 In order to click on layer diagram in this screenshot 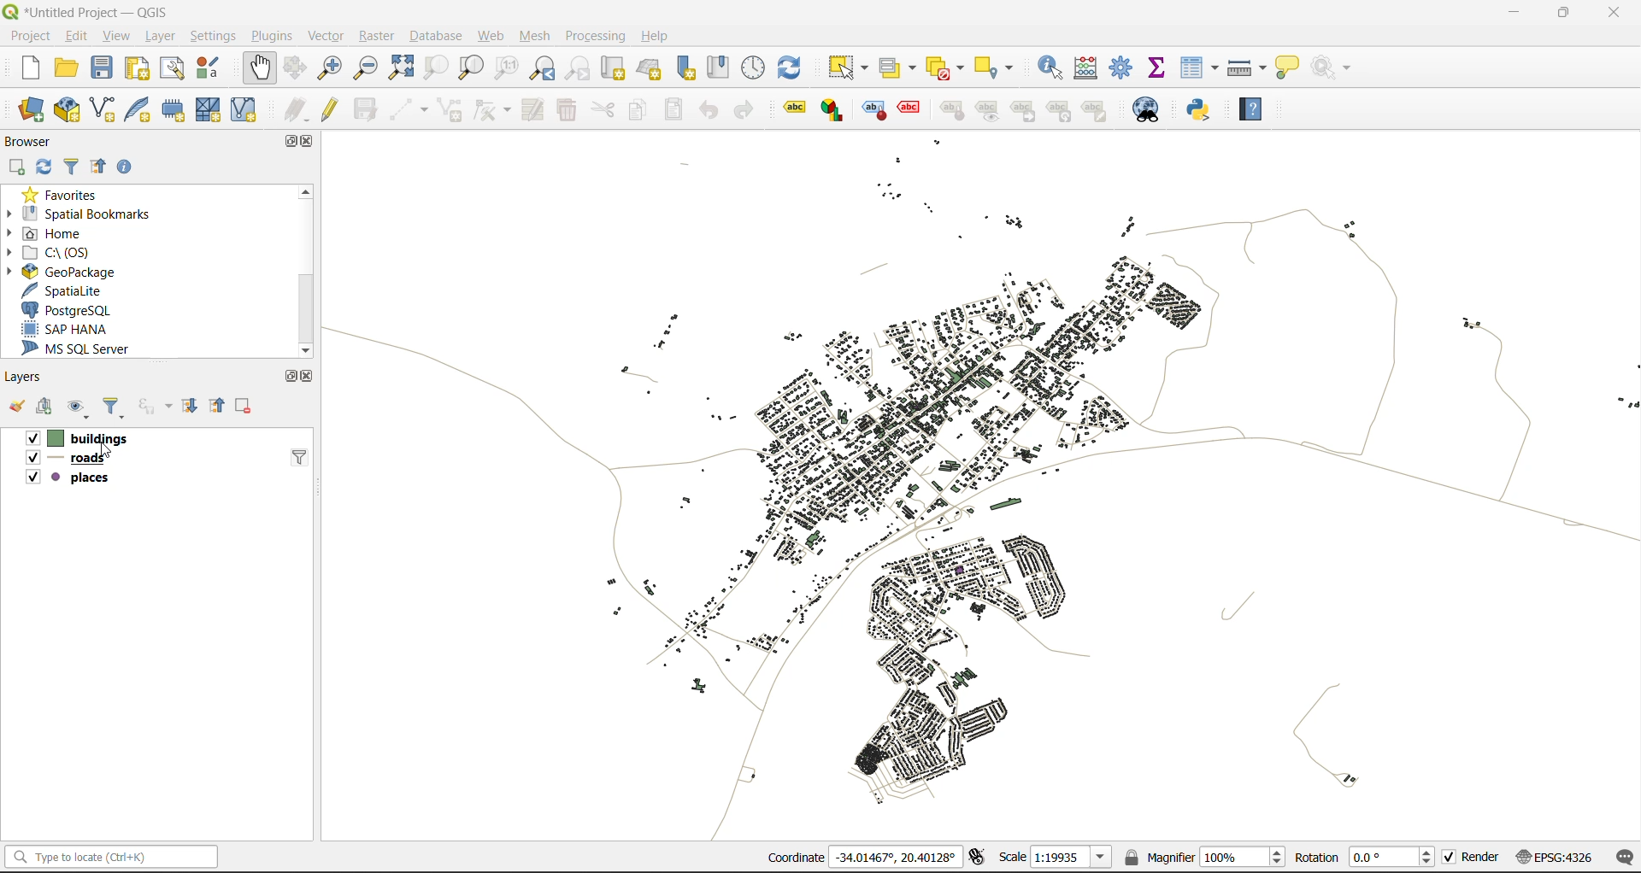, I will do `click(836, 110)`.